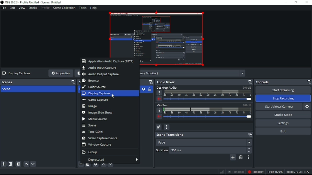  What do you see at coordinates (22, 8) in the screenshot?
I see `View` at bounding box center [22, 8].